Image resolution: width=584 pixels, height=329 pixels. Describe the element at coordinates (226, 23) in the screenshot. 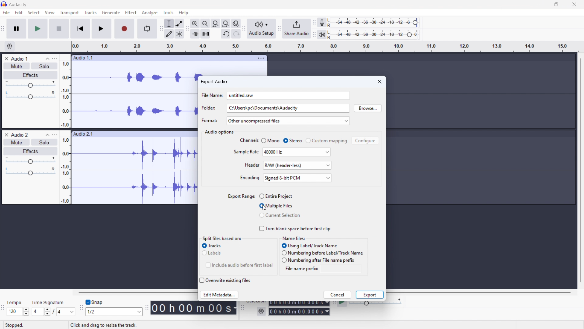

I see `fit project to width` at that location.